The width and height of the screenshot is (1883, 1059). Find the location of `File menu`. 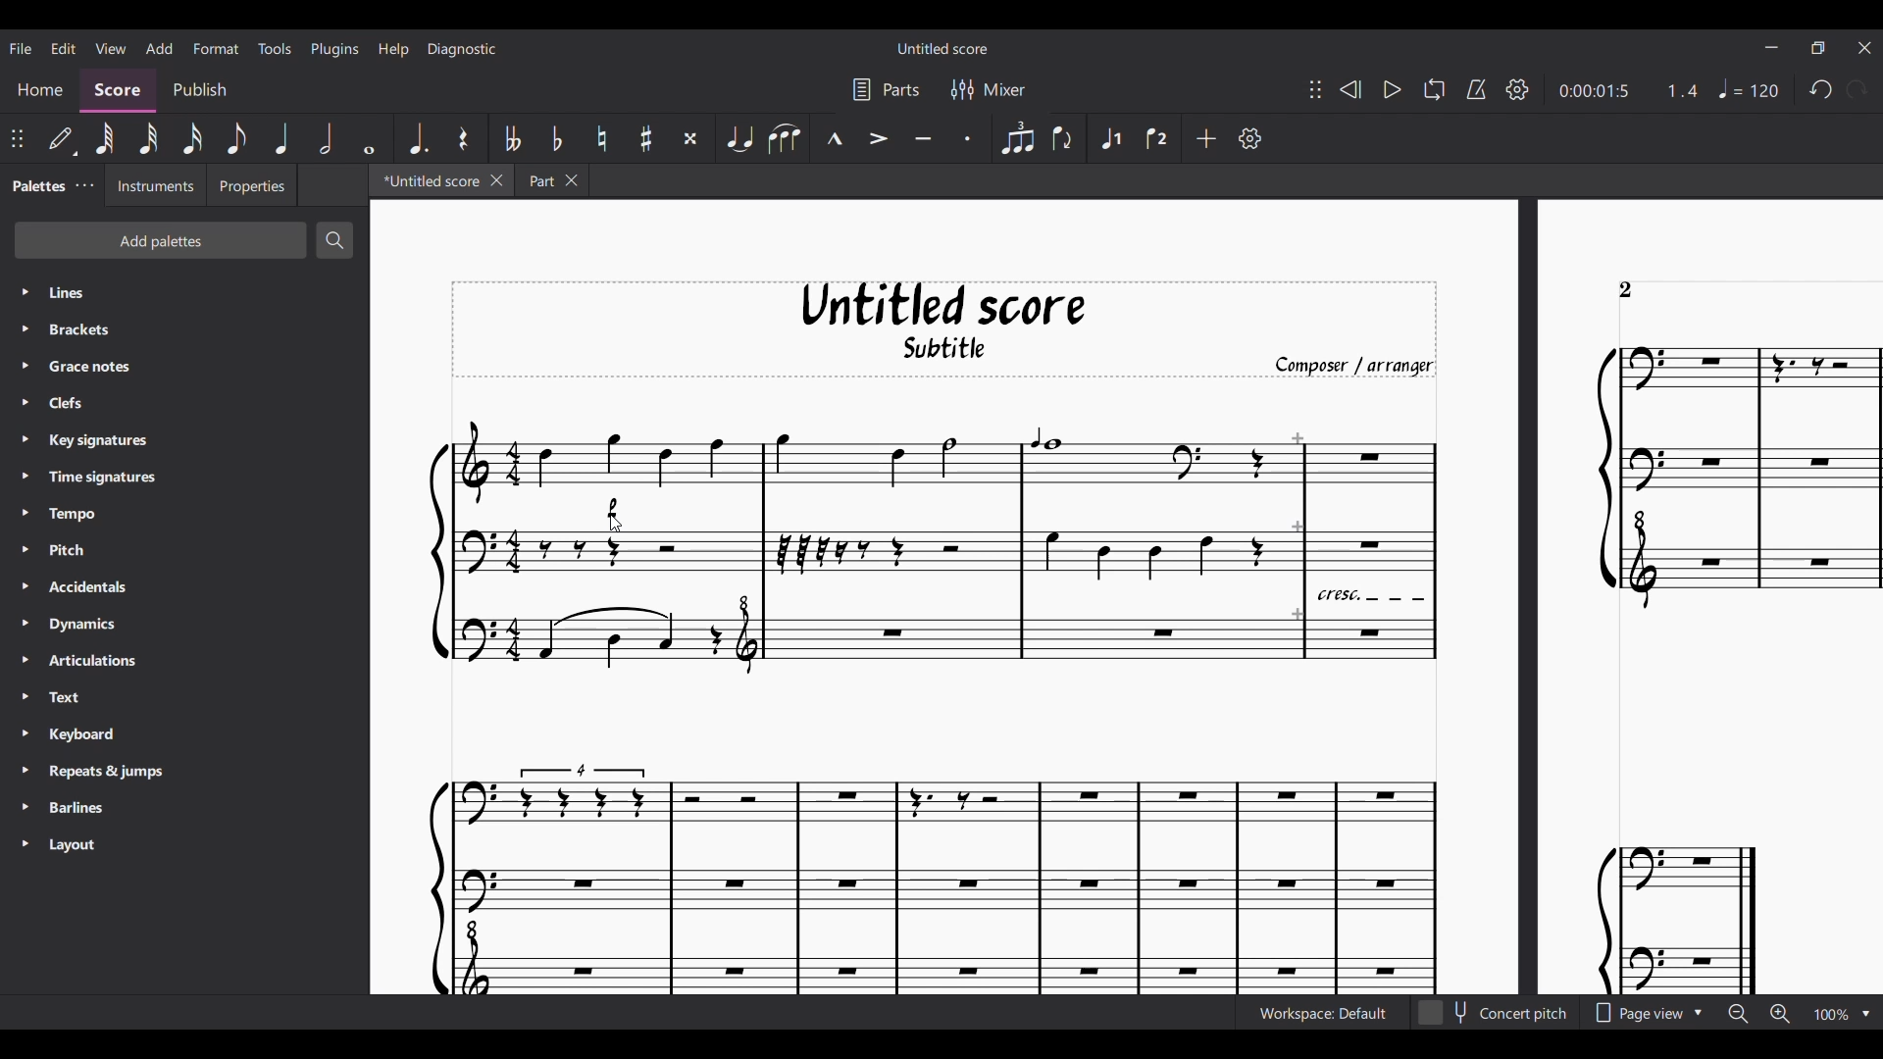

File menu is located at coordinates (21, 48).